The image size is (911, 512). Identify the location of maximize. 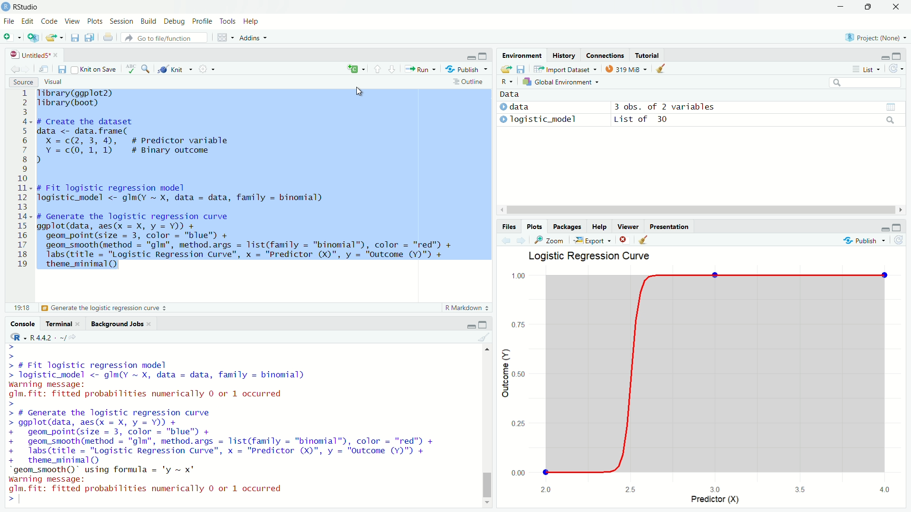
(483, 325).